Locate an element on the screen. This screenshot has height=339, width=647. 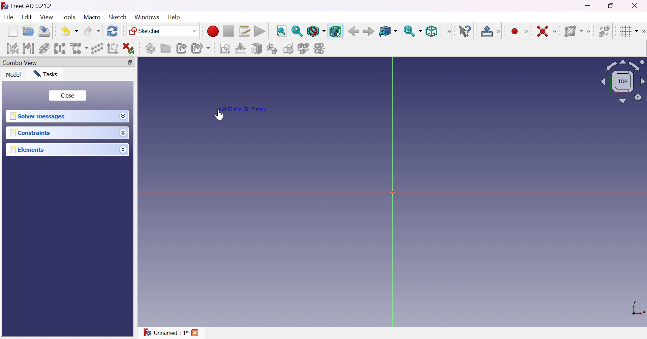
Cursor is located at coordinates (220, 113).